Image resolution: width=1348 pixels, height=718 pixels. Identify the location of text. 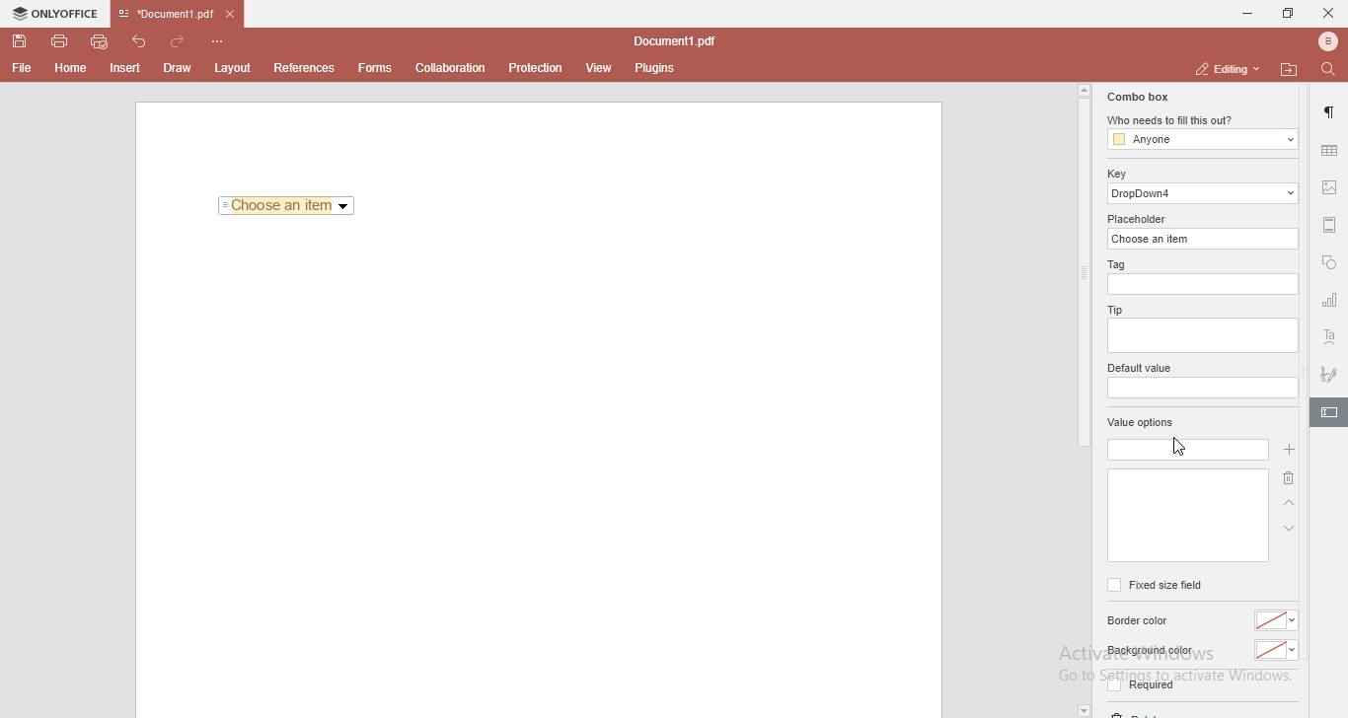
(1330, 338).